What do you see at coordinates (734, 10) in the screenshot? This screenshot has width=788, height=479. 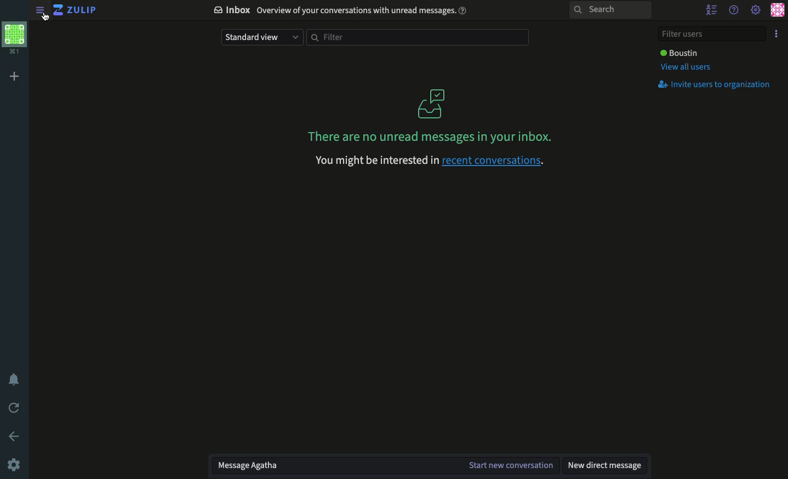 I see `Help` at bounding box center [734, 10].